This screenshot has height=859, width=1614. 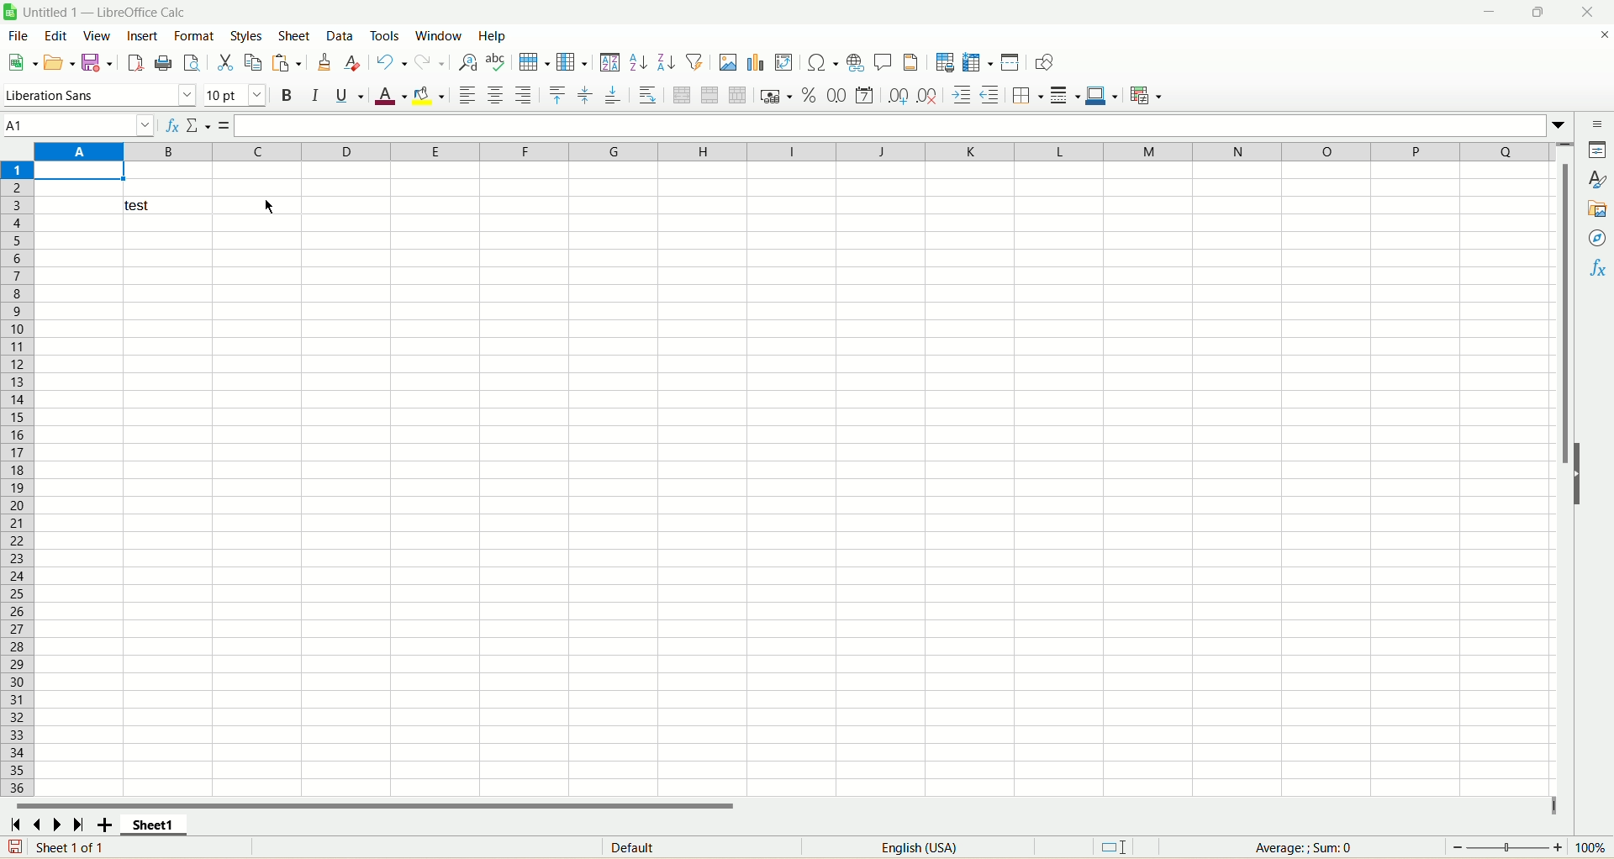 I want to click on row, so click(x=533, y=62).